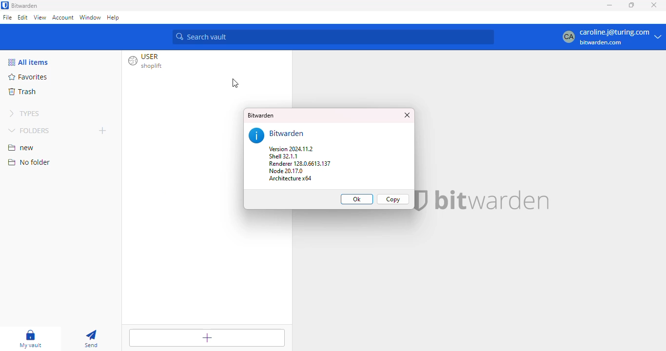 This screenshot has width=666, height=351. I want to click on close, so click(654, 5).